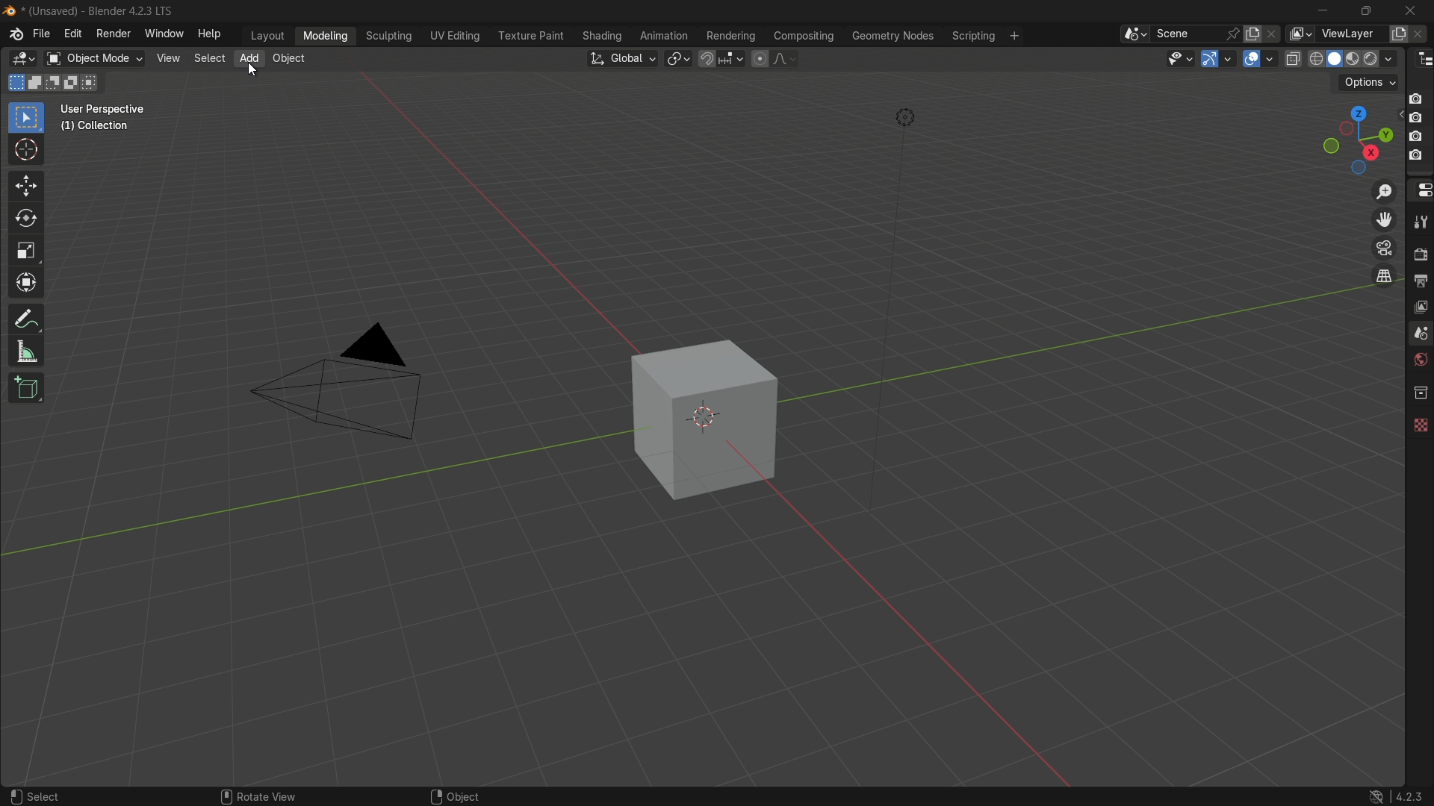 The image size is (1434, 806). What do you see at coordinates (1382, 190) in the screenshot?
I see `zoom in/out` at bounding box center [1382, 190].